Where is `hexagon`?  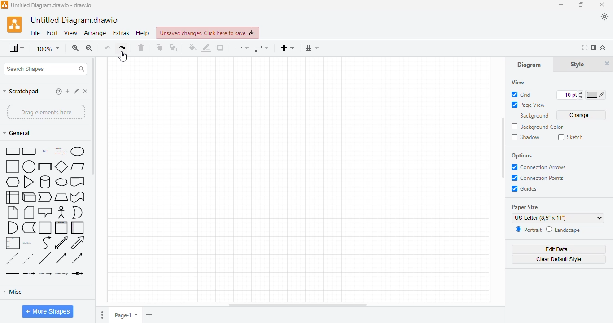 hexagon is located at coordinates (13, 182).